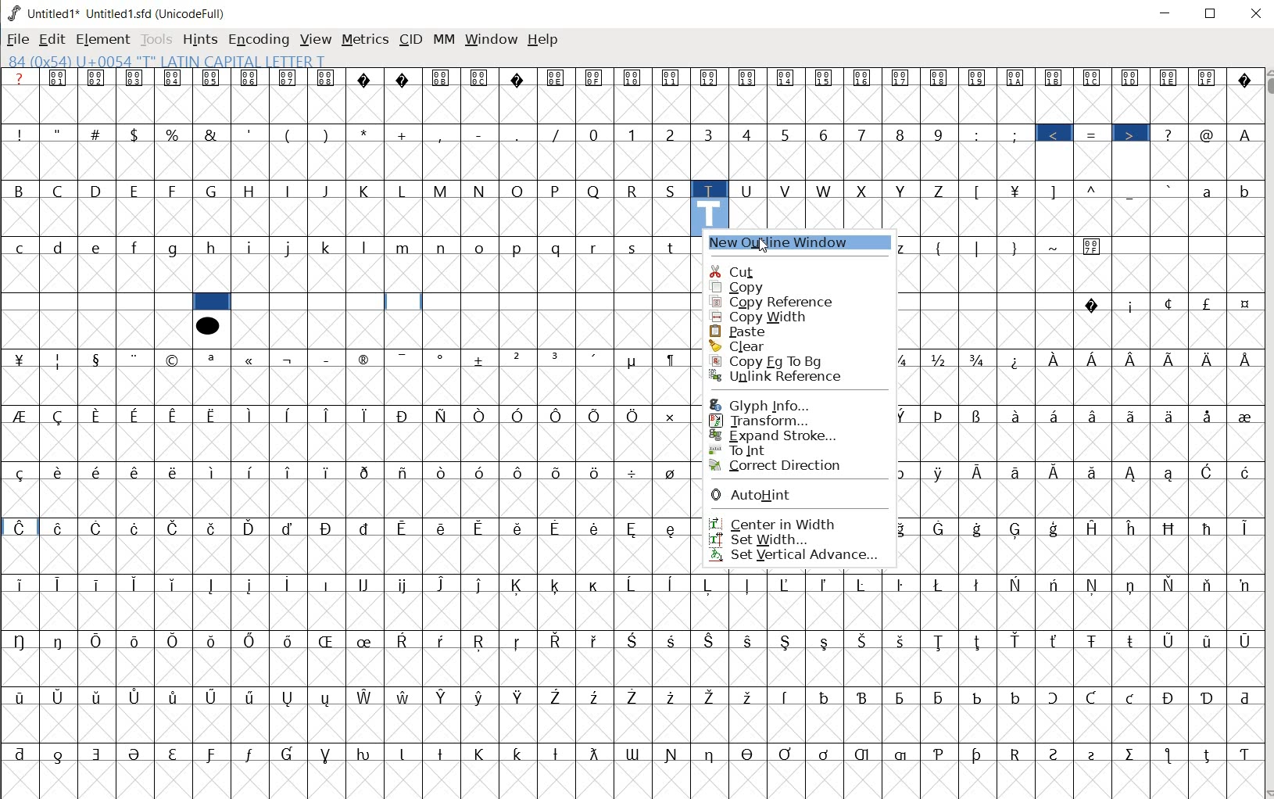  Describe the element at coordinates (1242, 697) in the screenshot. I see `Symbol` at that location.